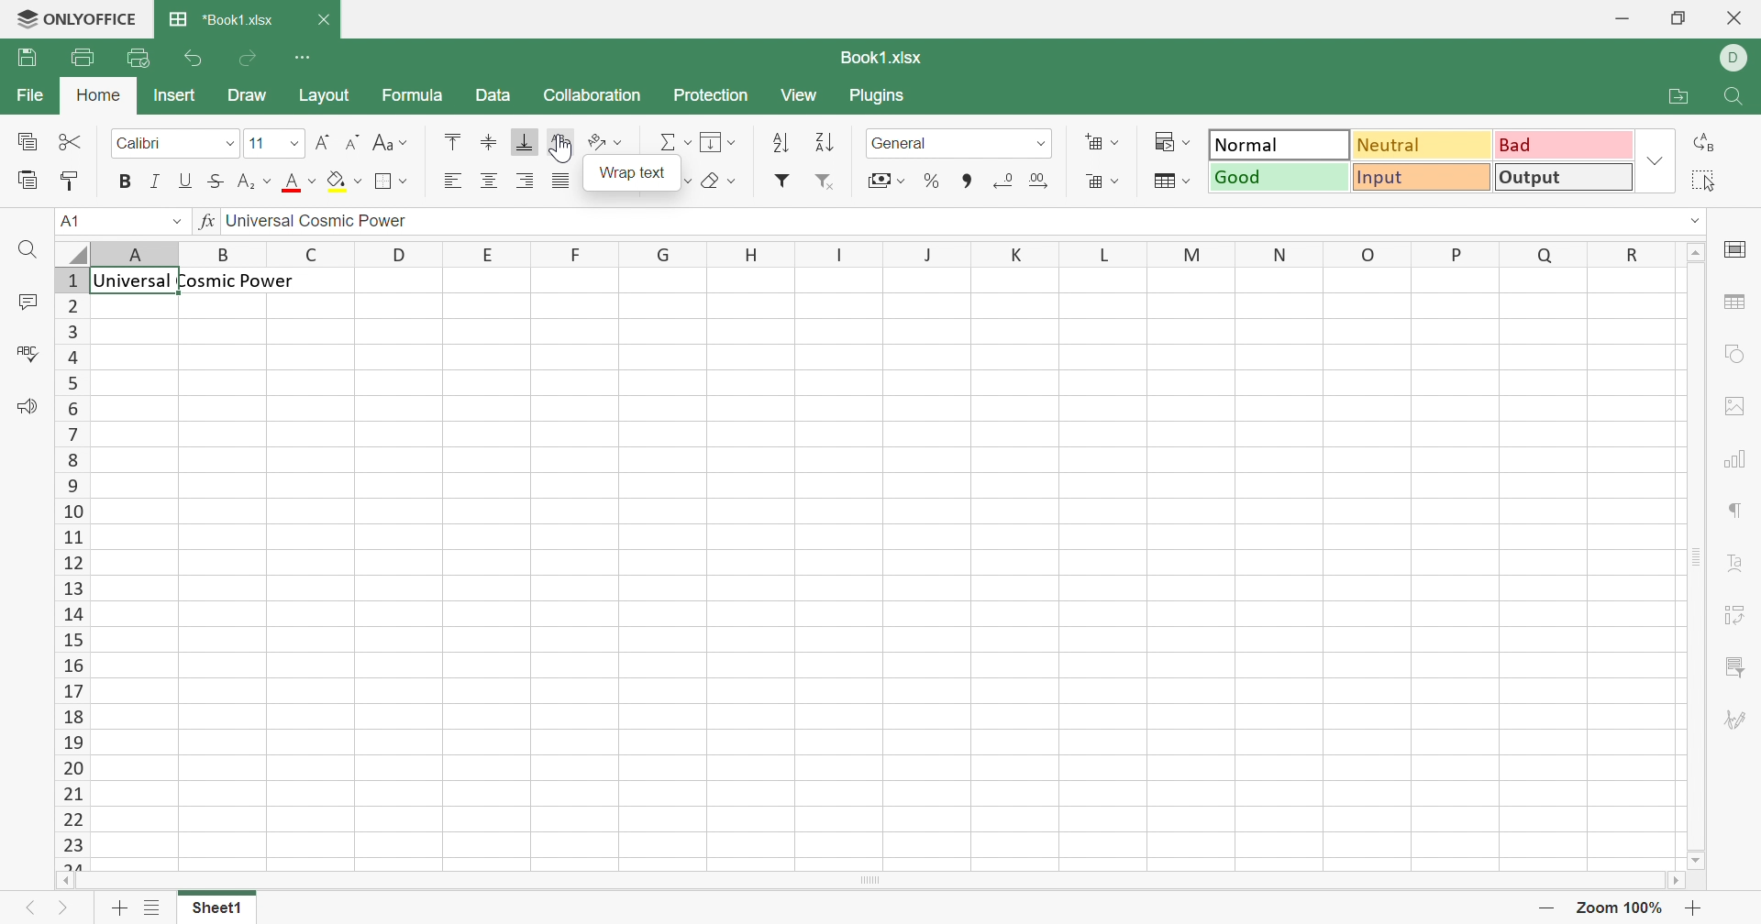 This screenshot has height=924, width=1761. What do you see at coordinates (192, 58) in the screenshot?
I see `Undo` at bounding box center [192, 58].